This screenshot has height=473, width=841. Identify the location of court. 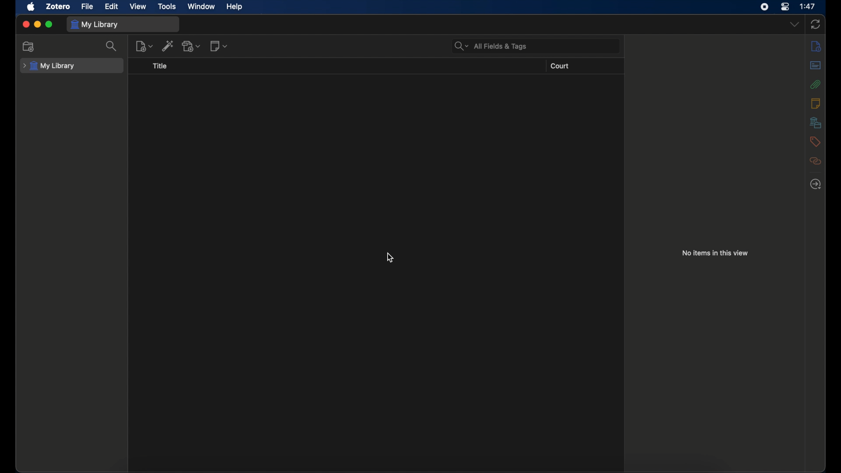
(560, 66).